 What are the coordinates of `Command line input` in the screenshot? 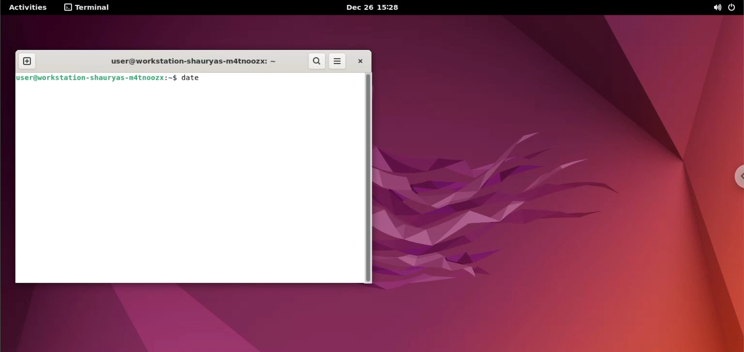 It's located at (188, 184).